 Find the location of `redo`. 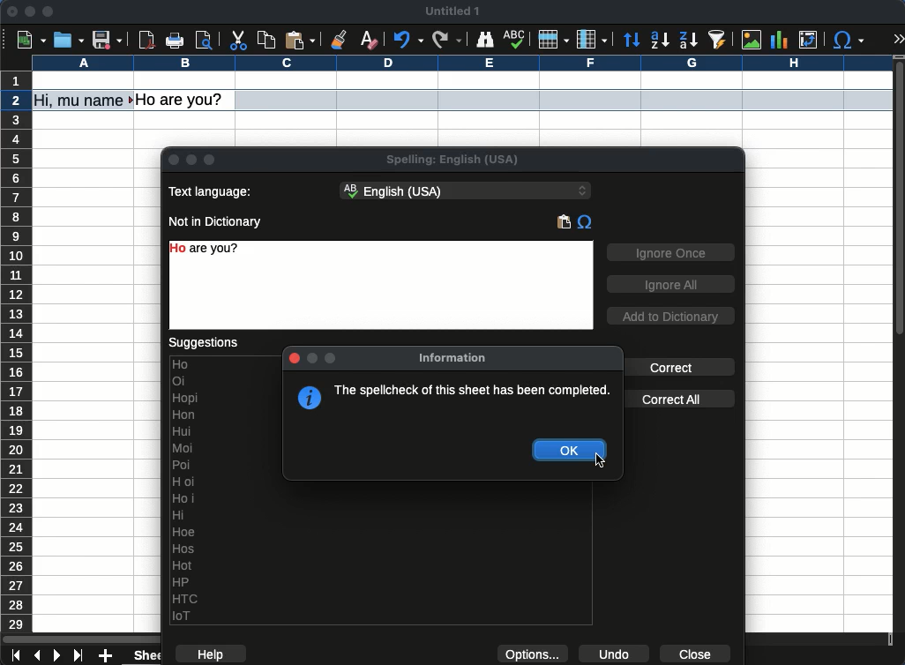

redo is located at coordinates (447, 41).